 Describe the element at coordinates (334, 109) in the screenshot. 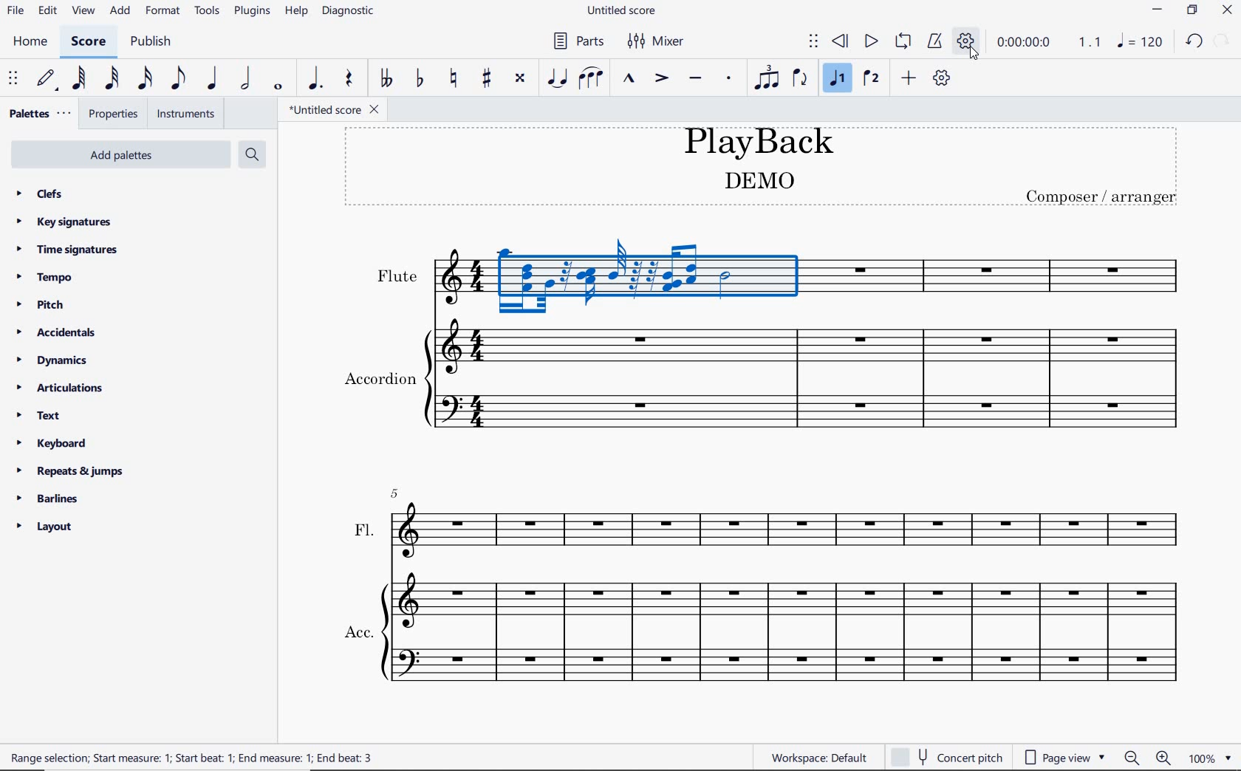

I see `file name` at that location.